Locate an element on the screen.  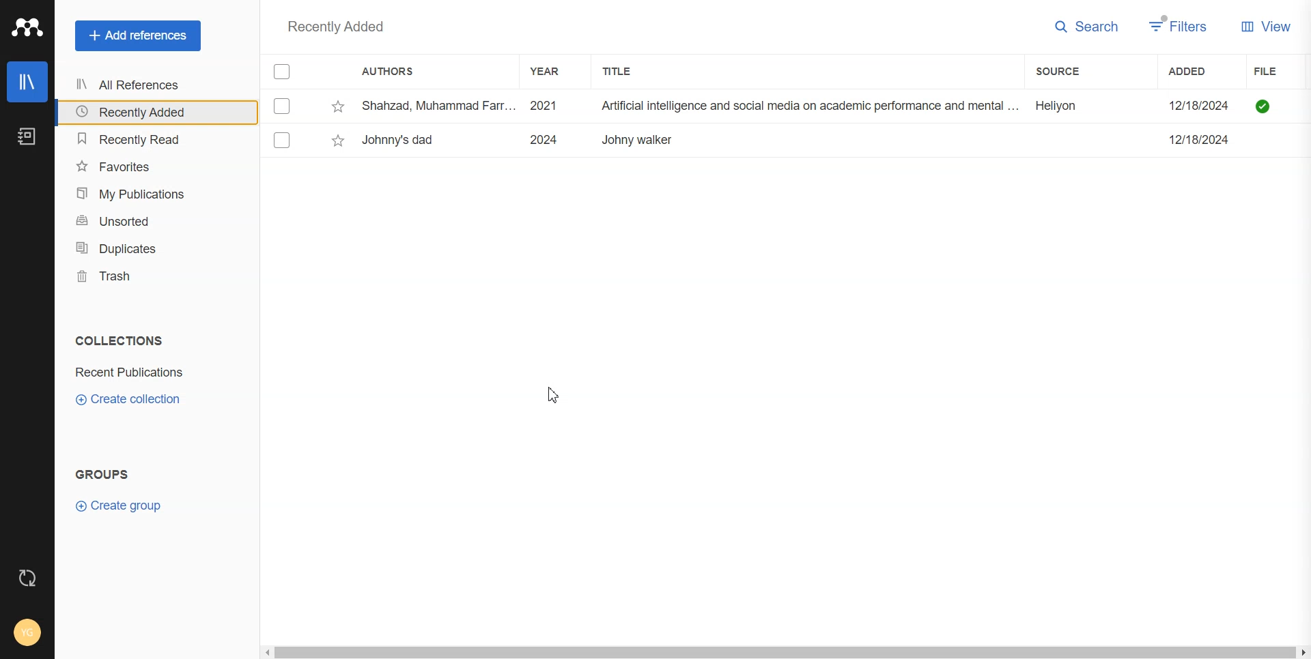
My Publication is located at coordinates (153, 194).